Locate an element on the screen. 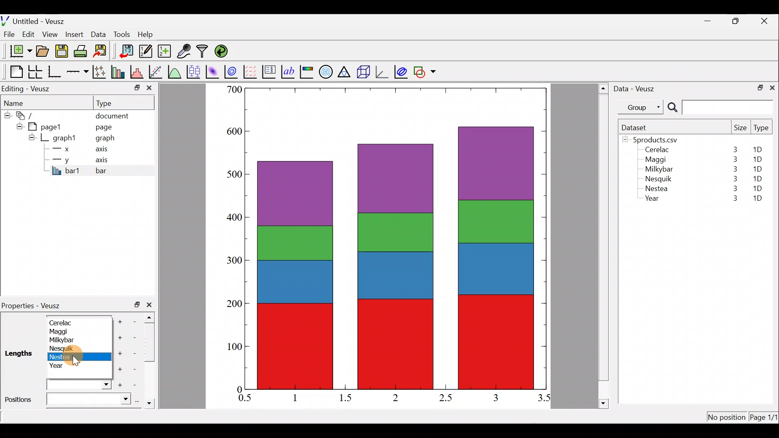  Create new dataset using ranges, parametrically, or as functions of existing datasets. is located at coordinates (165, 52).